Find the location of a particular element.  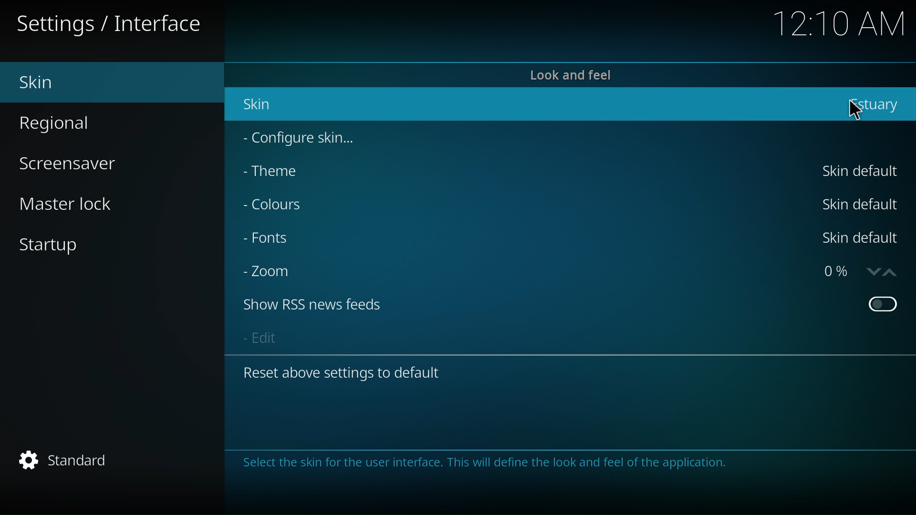

up/down is located at coordinates (884, 273).